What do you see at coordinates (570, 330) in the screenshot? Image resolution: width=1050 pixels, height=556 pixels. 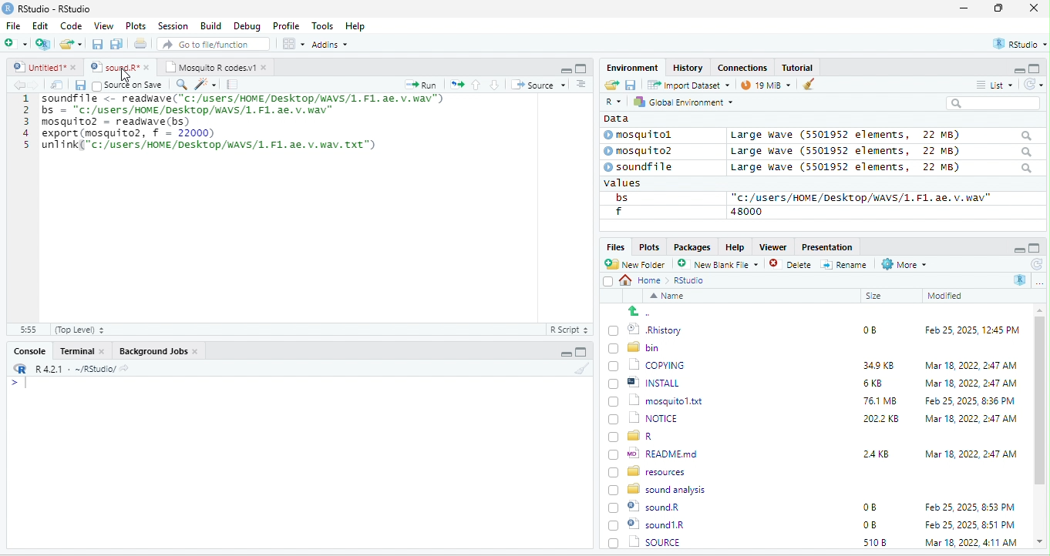 I see `R Script 5` at bounding box center [570, 330].